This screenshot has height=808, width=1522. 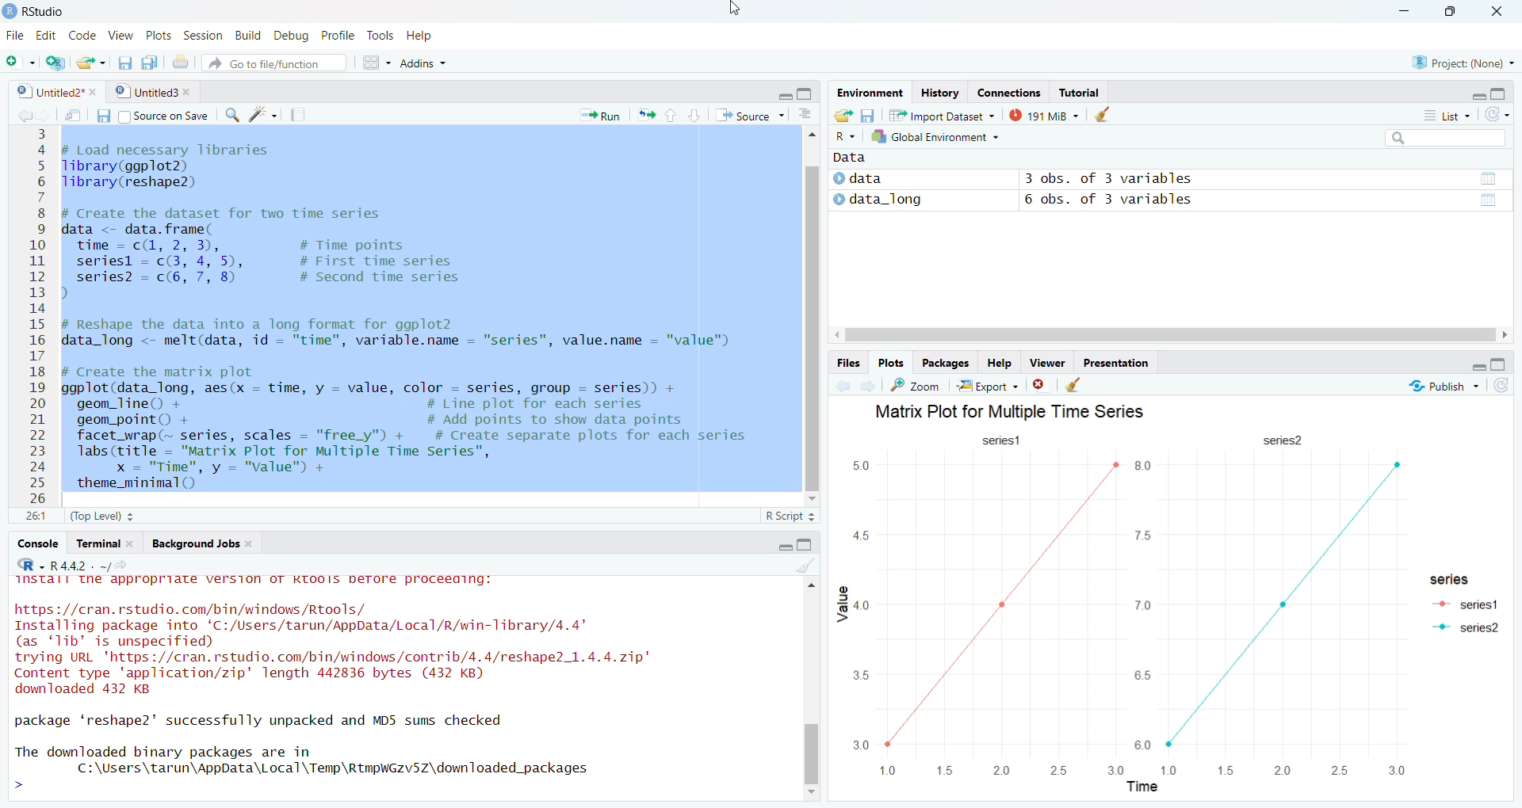 I want to click on maximize, so click(x=806, y=93).